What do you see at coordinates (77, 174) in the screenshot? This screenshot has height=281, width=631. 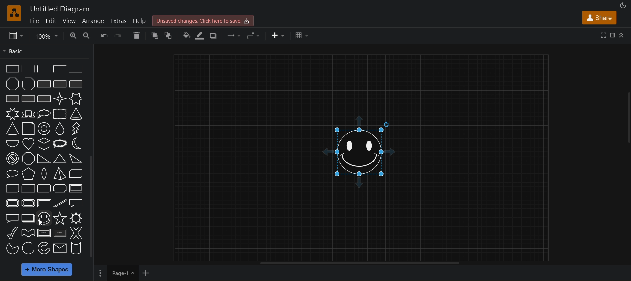 I see `diagonal snip rectangle` at bounding box center [77, 174].